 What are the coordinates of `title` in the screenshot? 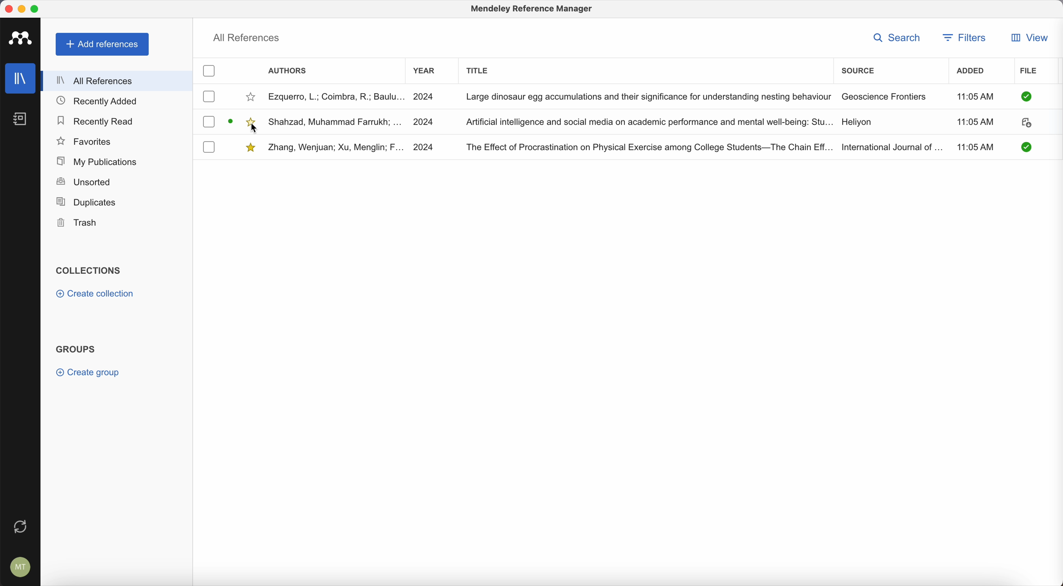 It's located at (479, 69).